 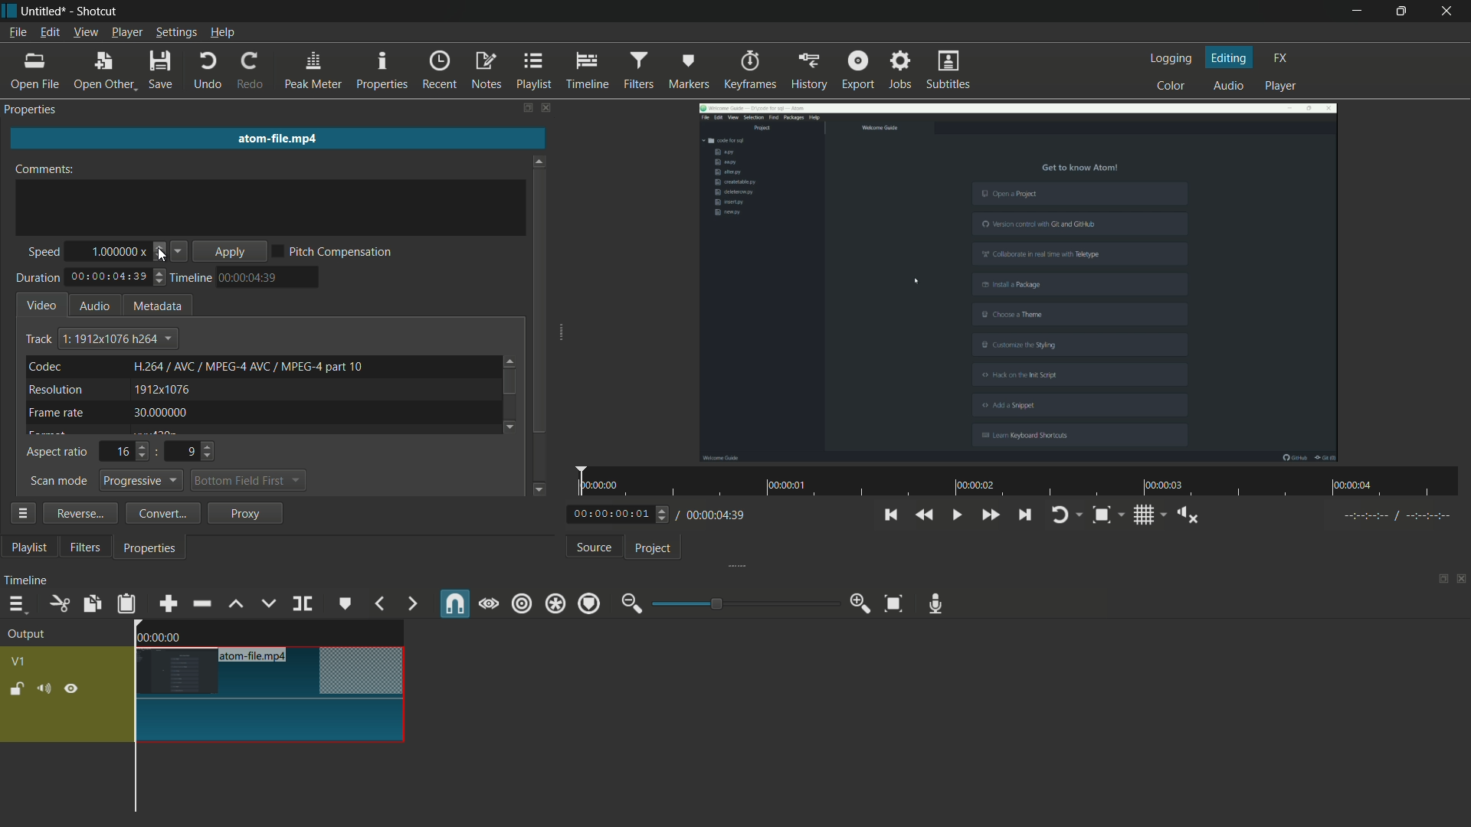 What do you see at coordinates (1142, 515) in the screenshot?
I see `toggle grid` at bounding box center [1142, 515].